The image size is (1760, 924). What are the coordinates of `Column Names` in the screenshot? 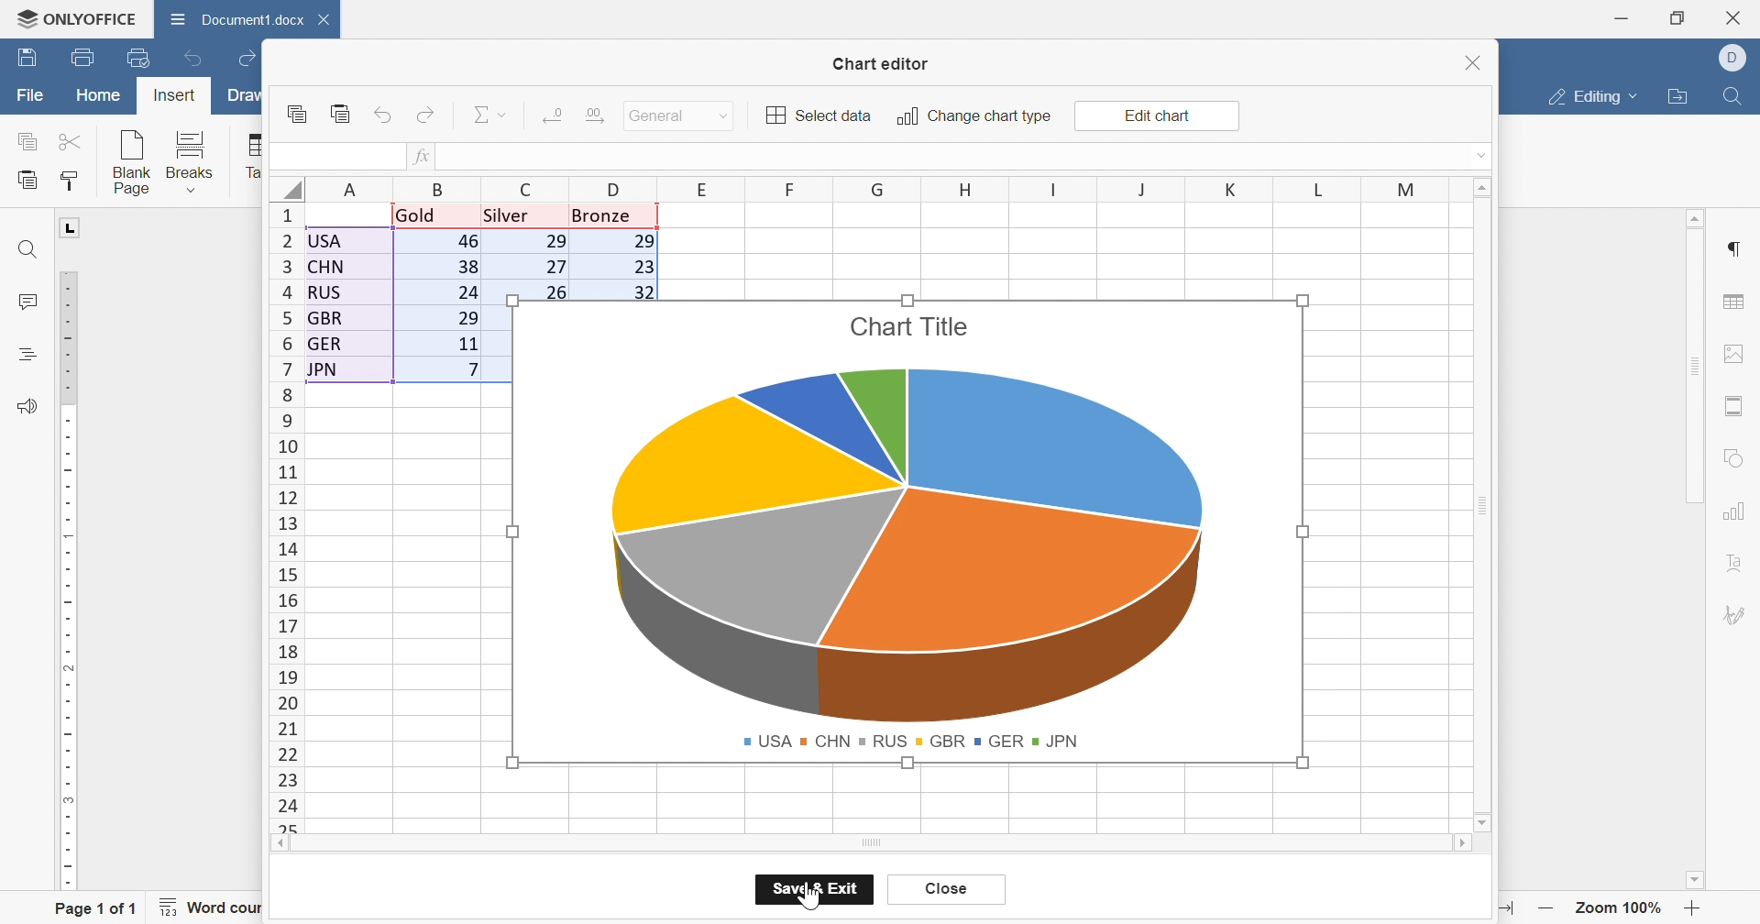 It's located at (872, 188).